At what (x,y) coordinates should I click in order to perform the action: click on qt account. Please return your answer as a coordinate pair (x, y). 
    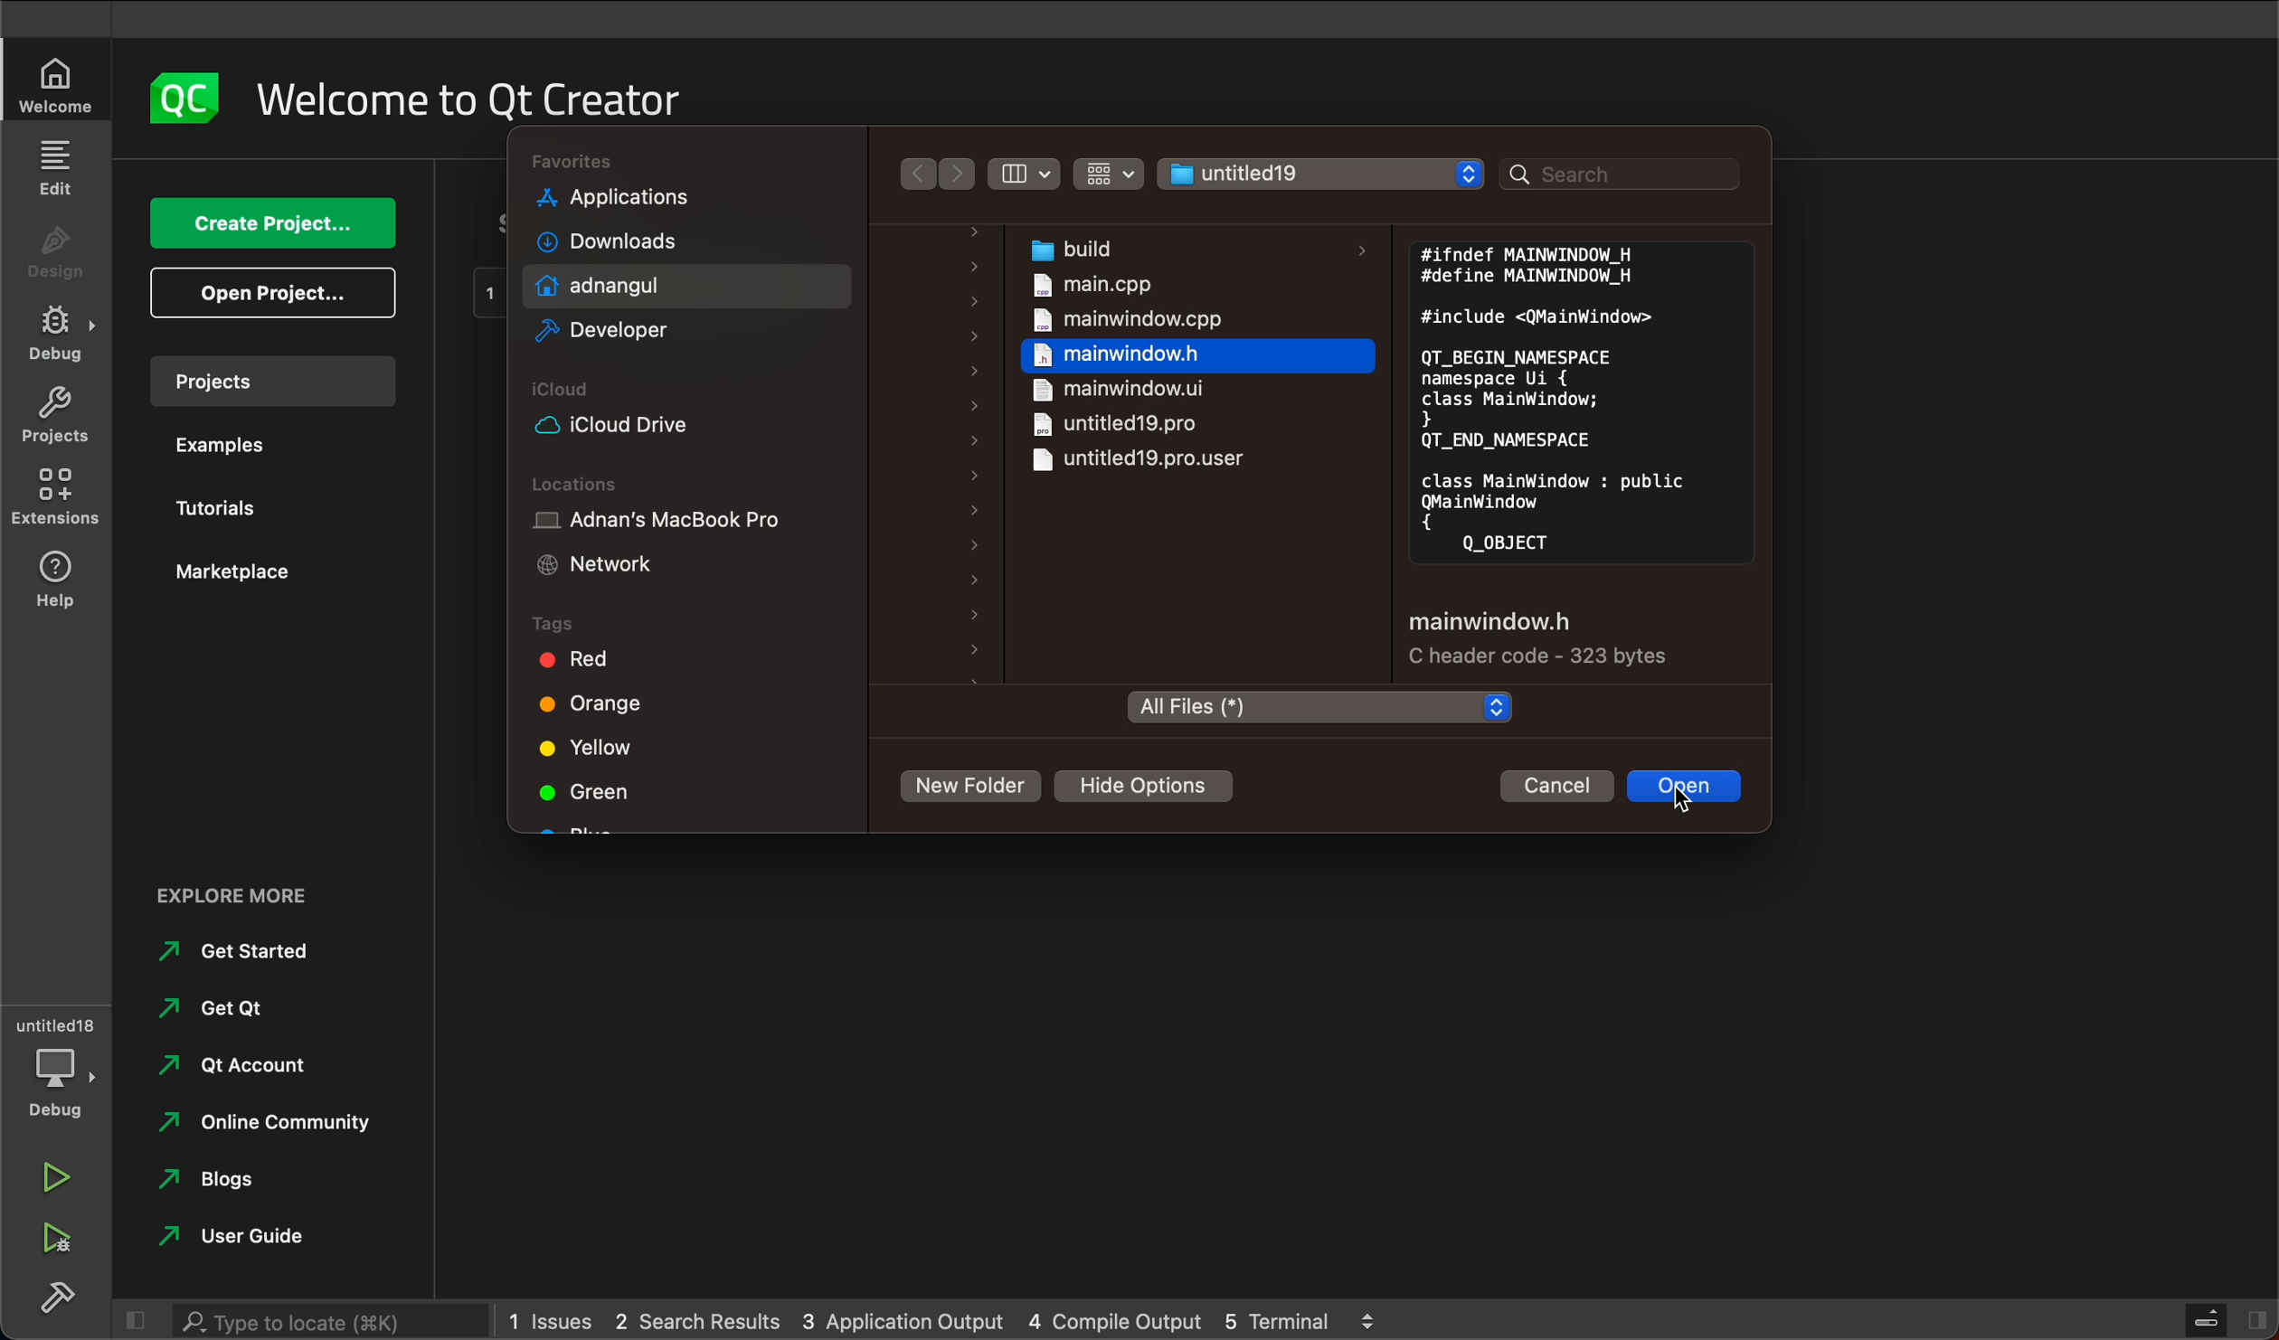
    Looking at the image, I should click on (240, 1066).